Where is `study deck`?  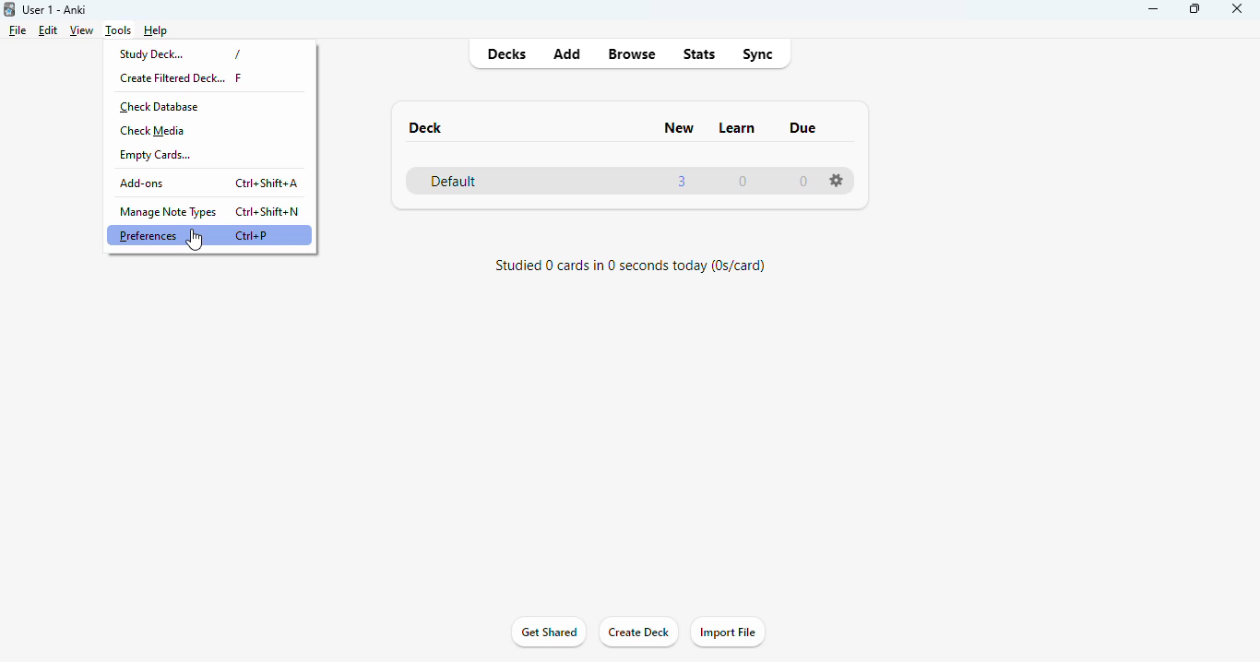 study deck is located at coordinates (152, 53).